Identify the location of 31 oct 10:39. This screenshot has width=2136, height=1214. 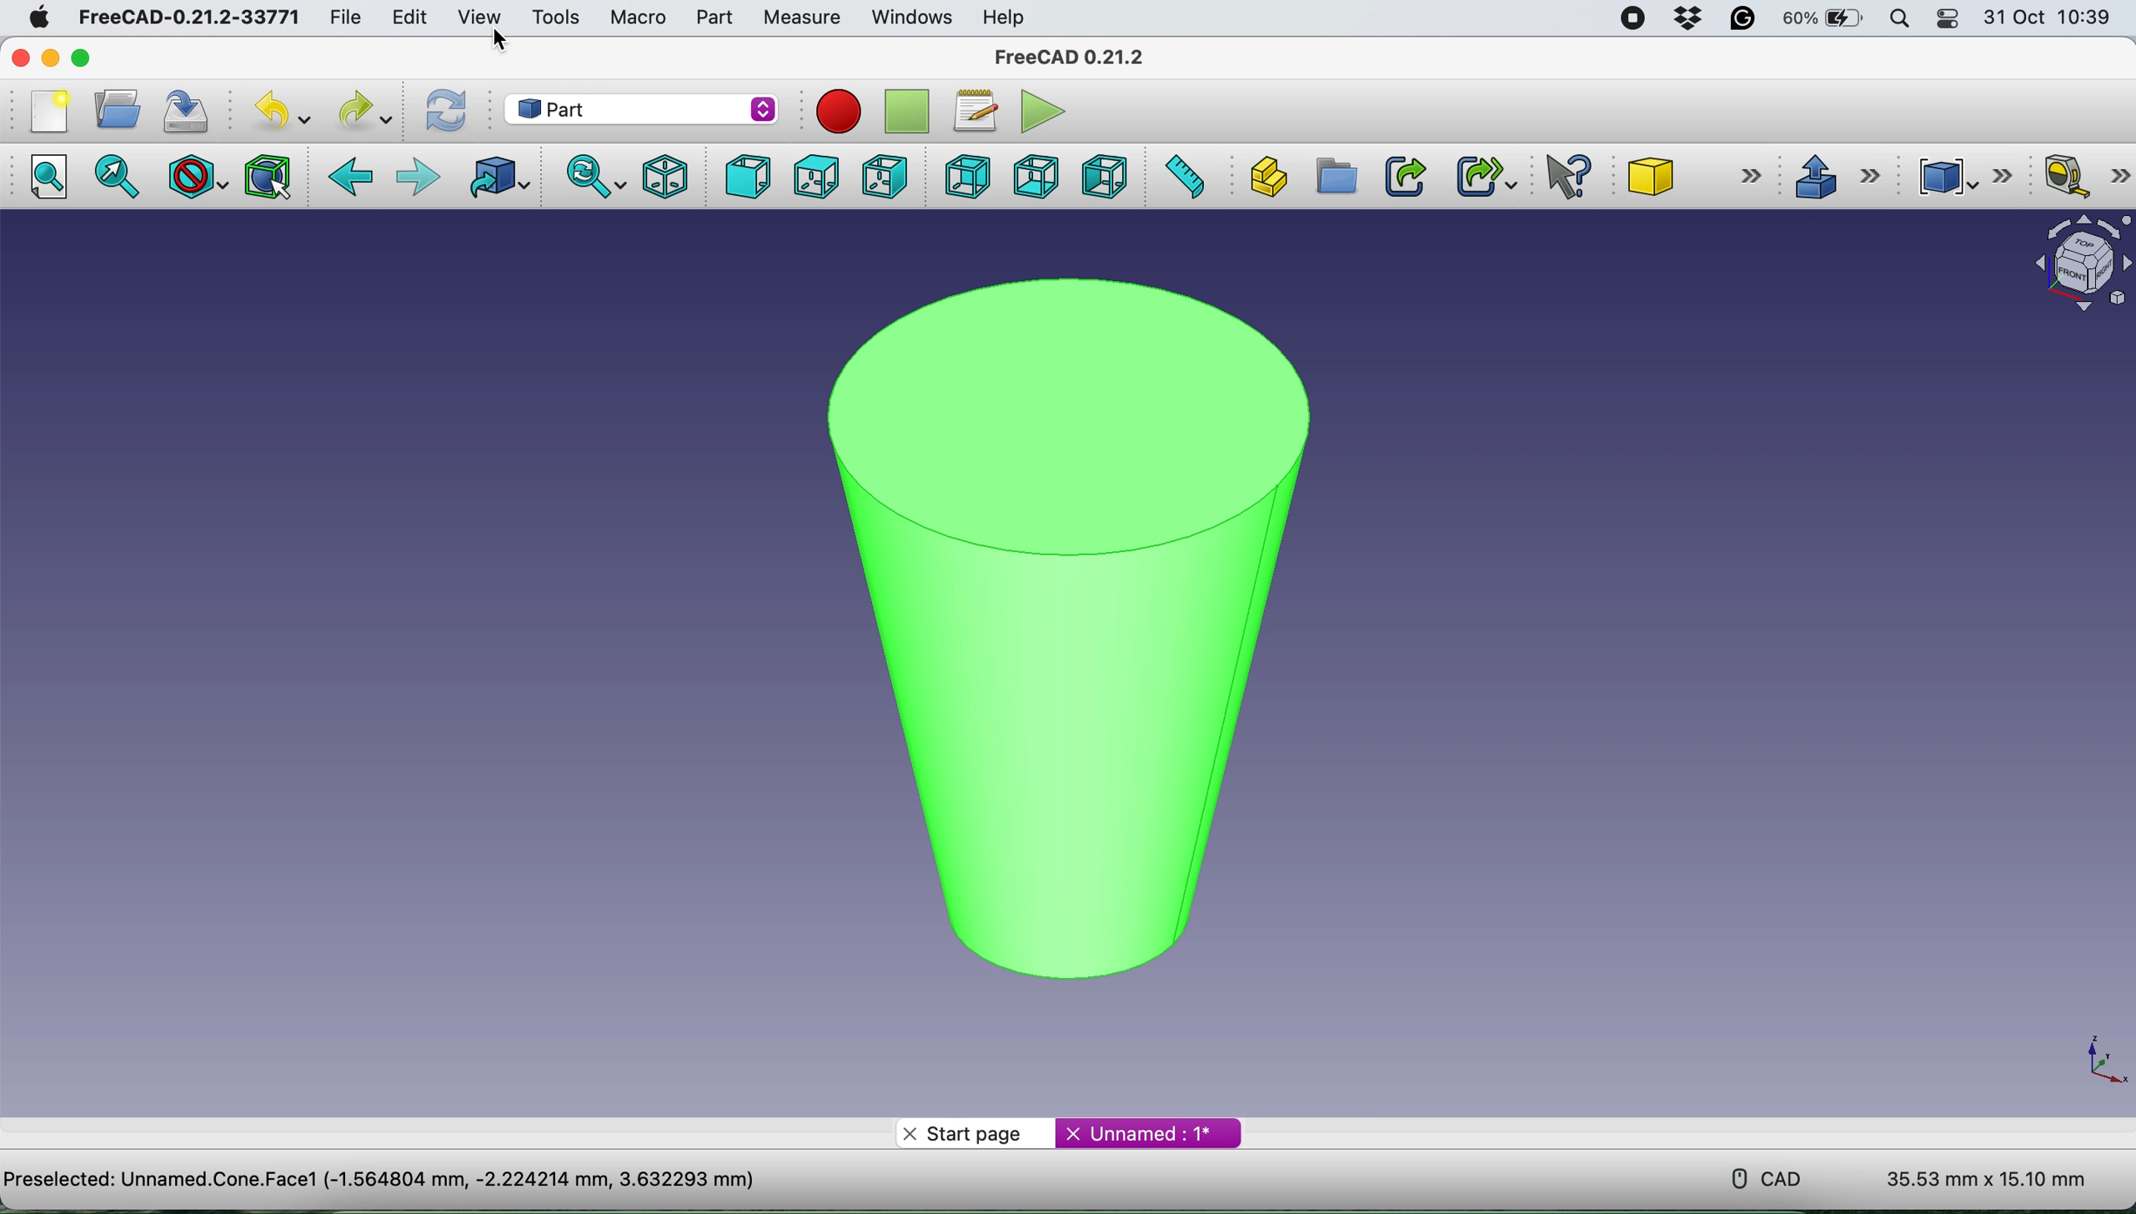
(2055, 18).